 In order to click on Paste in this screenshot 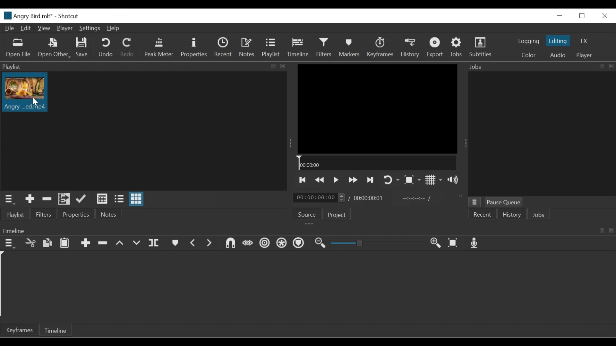, I will do `click(64, 244)`.